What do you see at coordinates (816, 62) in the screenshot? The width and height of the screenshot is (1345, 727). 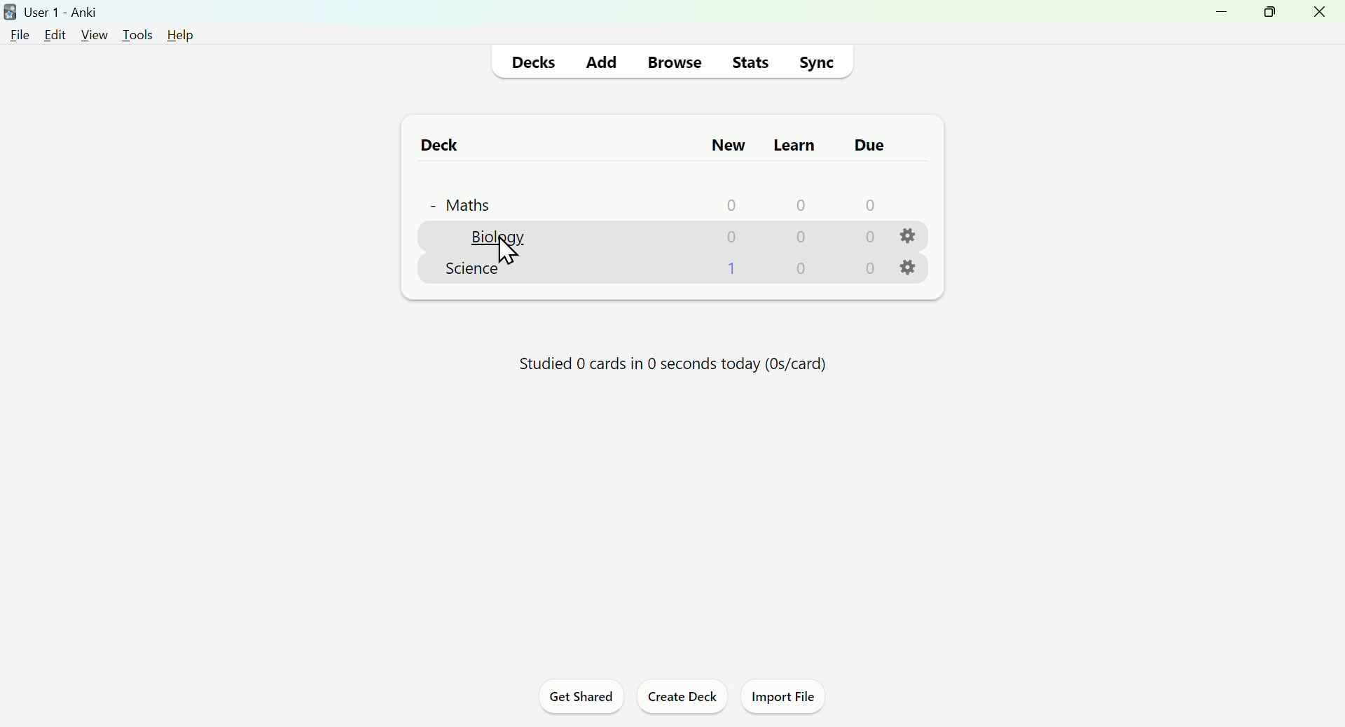 I see `Sync` at bounding box center [816, 62].